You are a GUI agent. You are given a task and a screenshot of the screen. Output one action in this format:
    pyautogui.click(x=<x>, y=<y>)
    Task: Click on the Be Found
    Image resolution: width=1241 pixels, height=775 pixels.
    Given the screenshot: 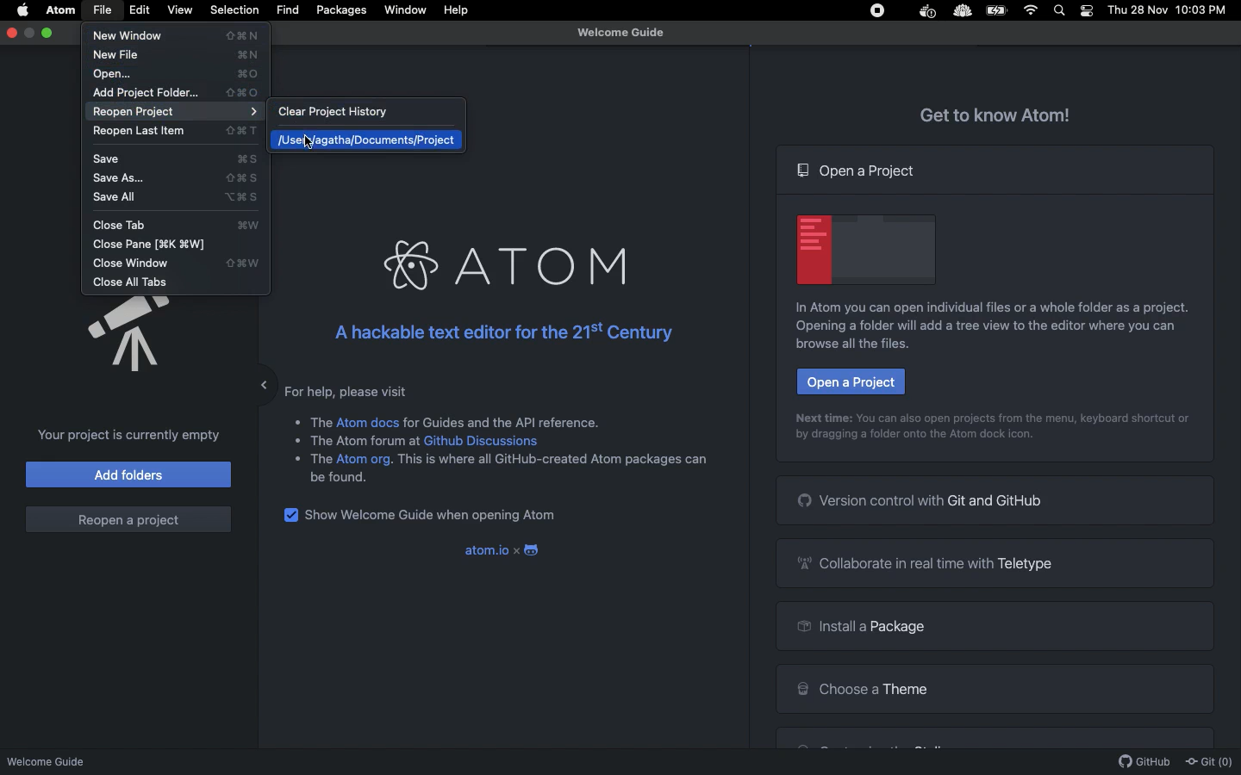 What is the action you would take?
    pyautogui.click(x=346, y=478)
    